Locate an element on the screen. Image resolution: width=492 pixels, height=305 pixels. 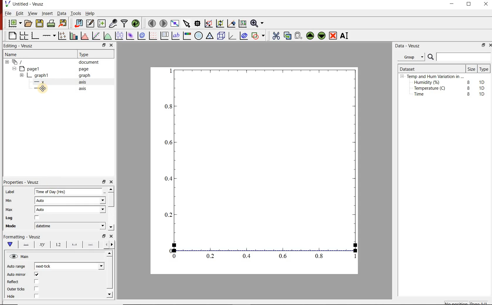
Type is located at coordinates (88, 54).